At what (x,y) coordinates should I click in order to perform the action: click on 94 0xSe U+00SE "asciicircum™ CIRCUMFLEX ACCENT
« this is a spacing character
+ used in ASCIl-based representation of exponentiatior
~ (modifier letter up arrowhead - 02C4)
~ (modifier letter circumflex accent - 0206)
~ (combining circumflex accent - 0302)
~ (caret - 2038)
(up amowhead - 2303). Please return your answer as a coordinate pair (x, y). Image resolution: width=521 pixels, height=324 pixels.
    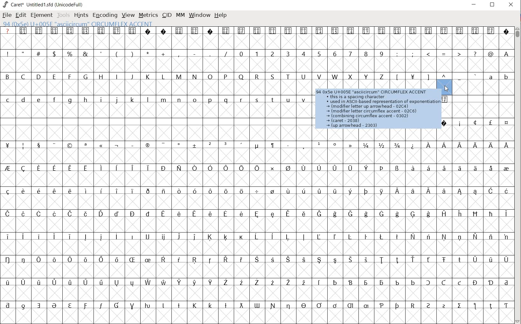
    Looking at the image, I should click on (377, 108).